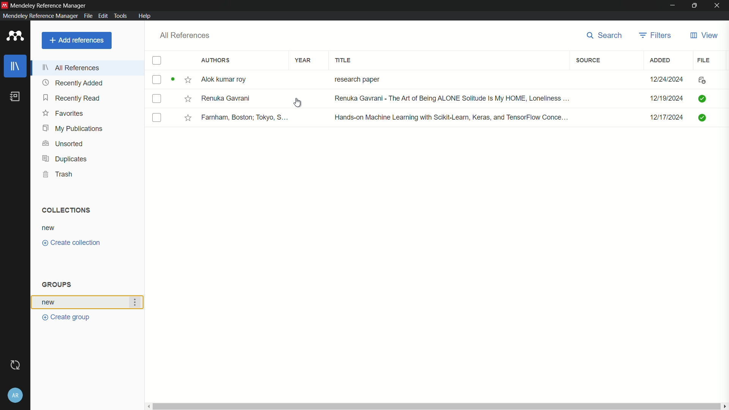 This screenshot has width=729, height=410. Describe the element at coordinates (188, 118) in the screenshot. I see `Star` at that location.